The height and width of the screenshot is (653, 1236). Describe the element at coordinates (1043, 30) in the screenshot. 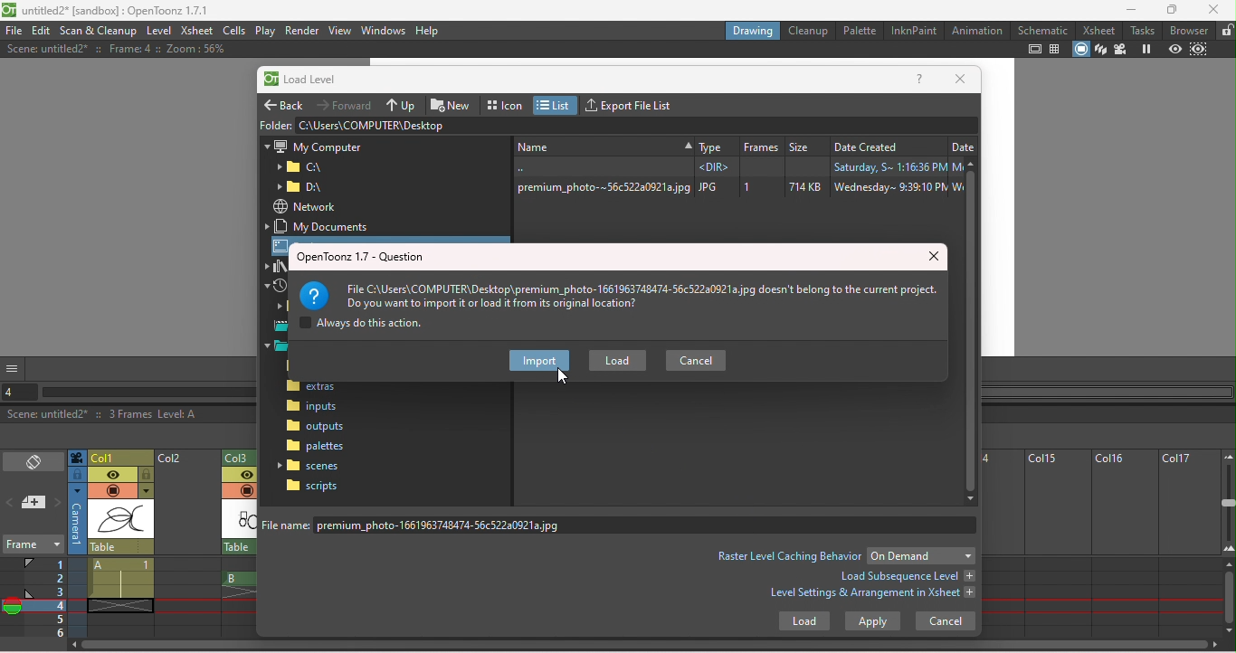

I see `Schematic` at that location.